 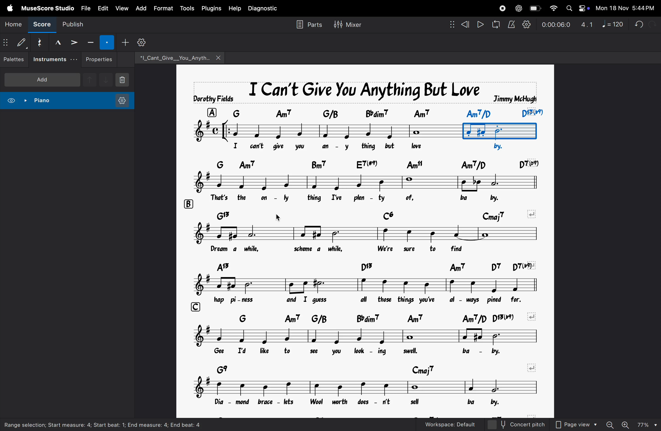 I want to click on format, so click(x=164, y=8).